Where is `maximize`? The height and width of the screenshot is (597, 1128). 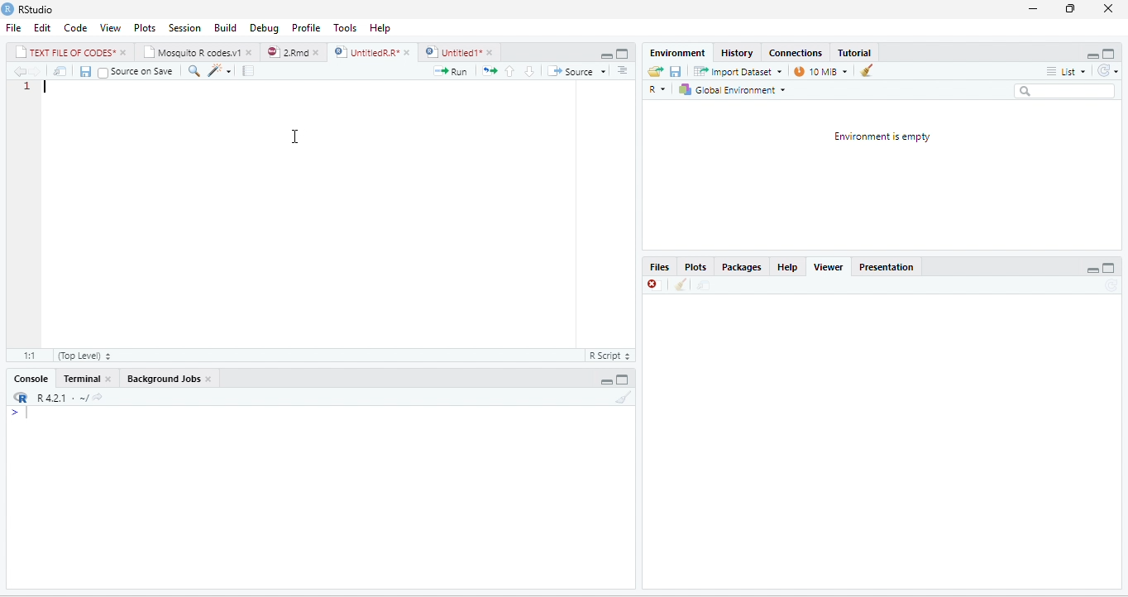
maximize is located at coordinates (624, 378).